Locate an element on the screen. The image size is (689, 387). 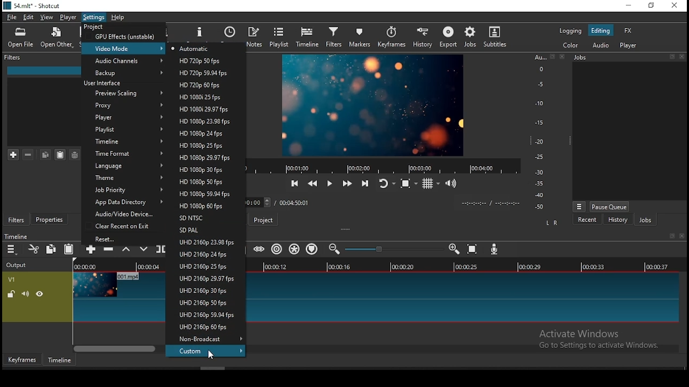
restore is located at coordinates (671, 236).